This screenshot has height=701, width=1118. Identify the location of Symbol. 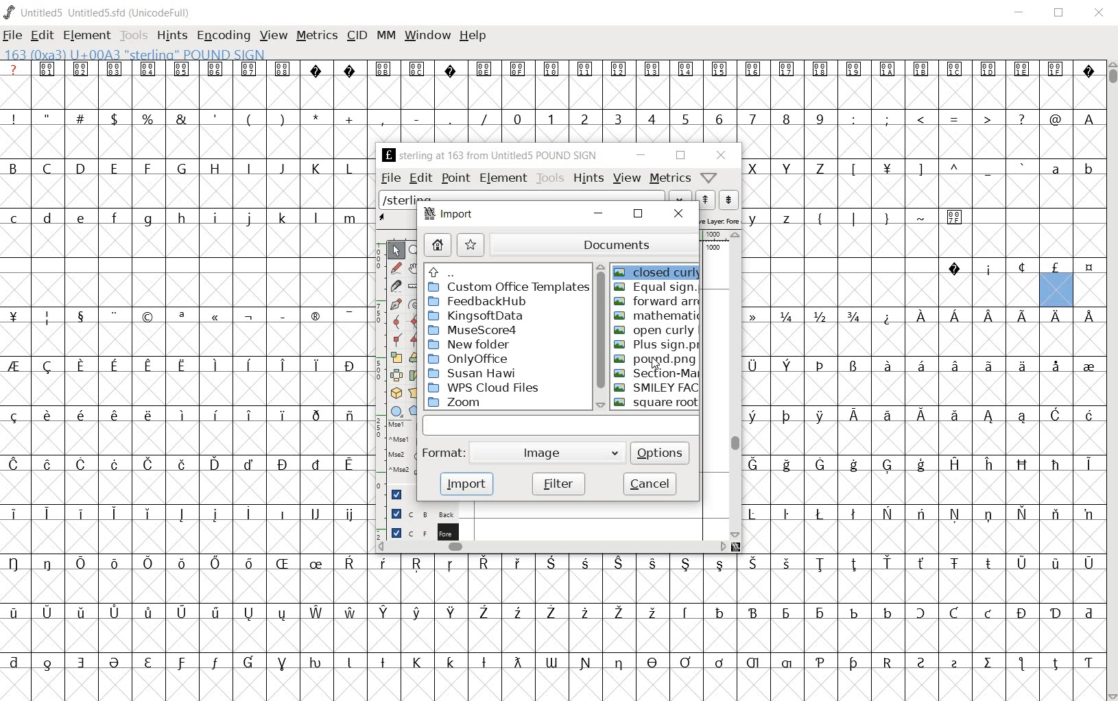
(890, 70).